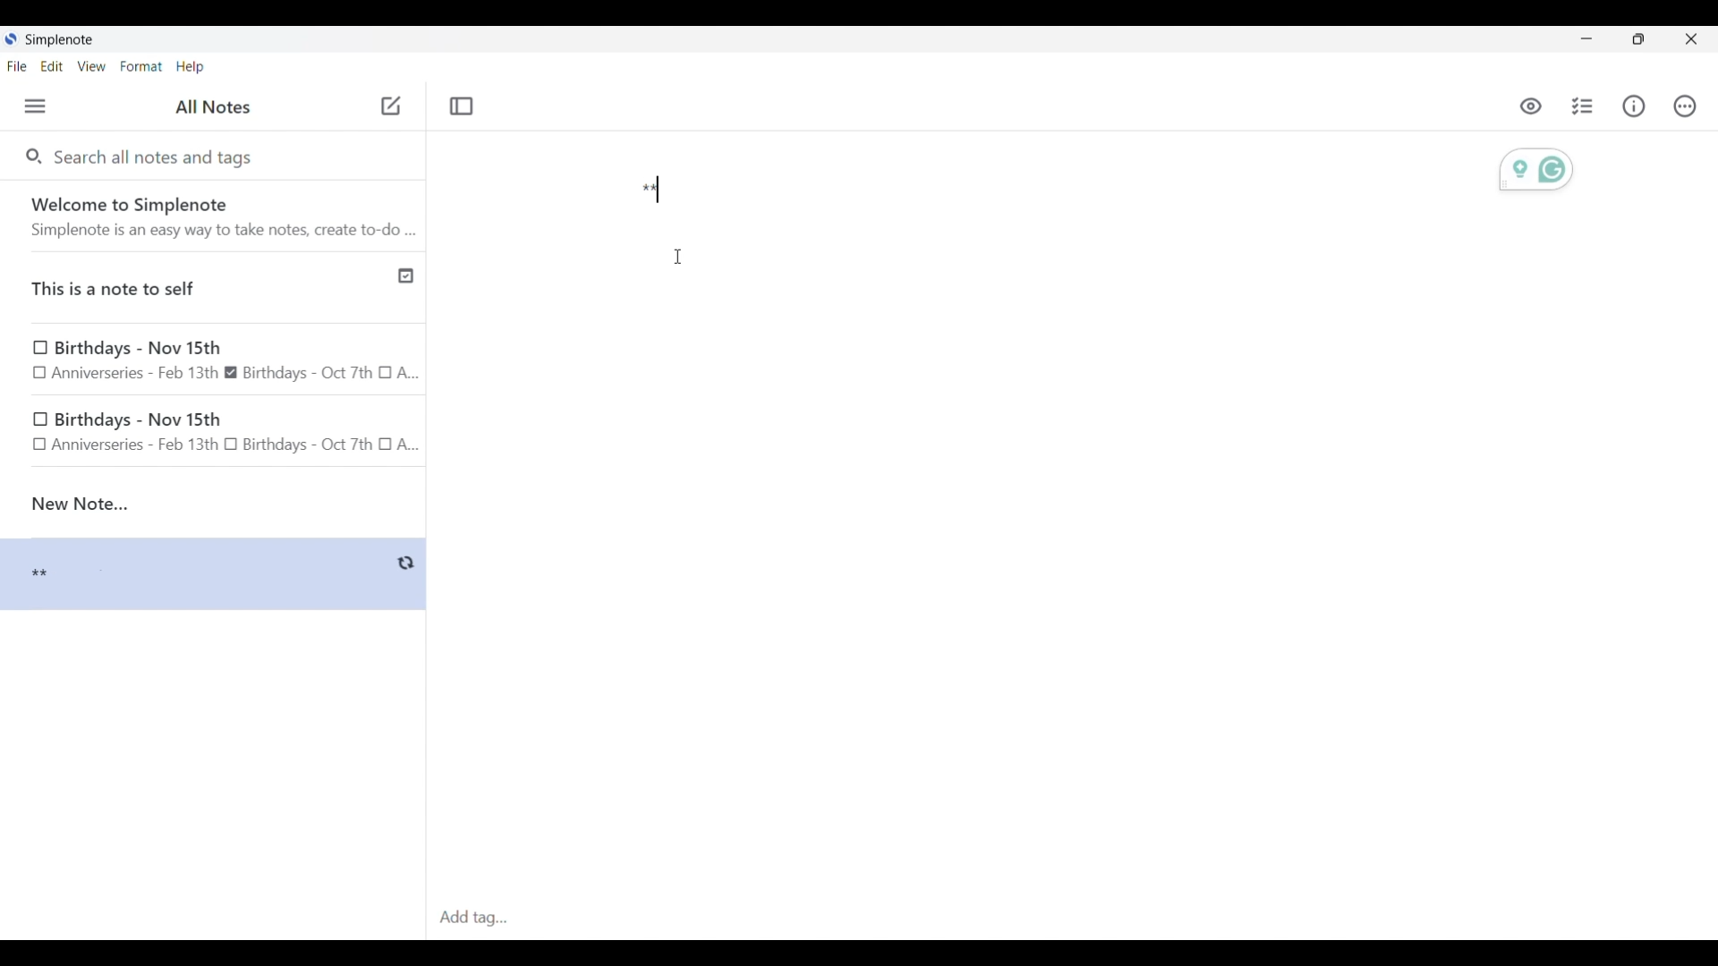 Image resolution: width=1718 pixels, height=966 pixels. Describe the element at coordinates (391, 106) in the screenshot. I see `Click to add new note` at that location.